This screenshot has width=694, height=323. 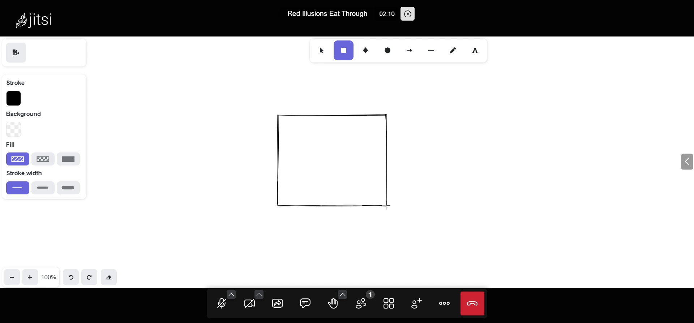 I want to click on camera, so click(x=250, y=305).